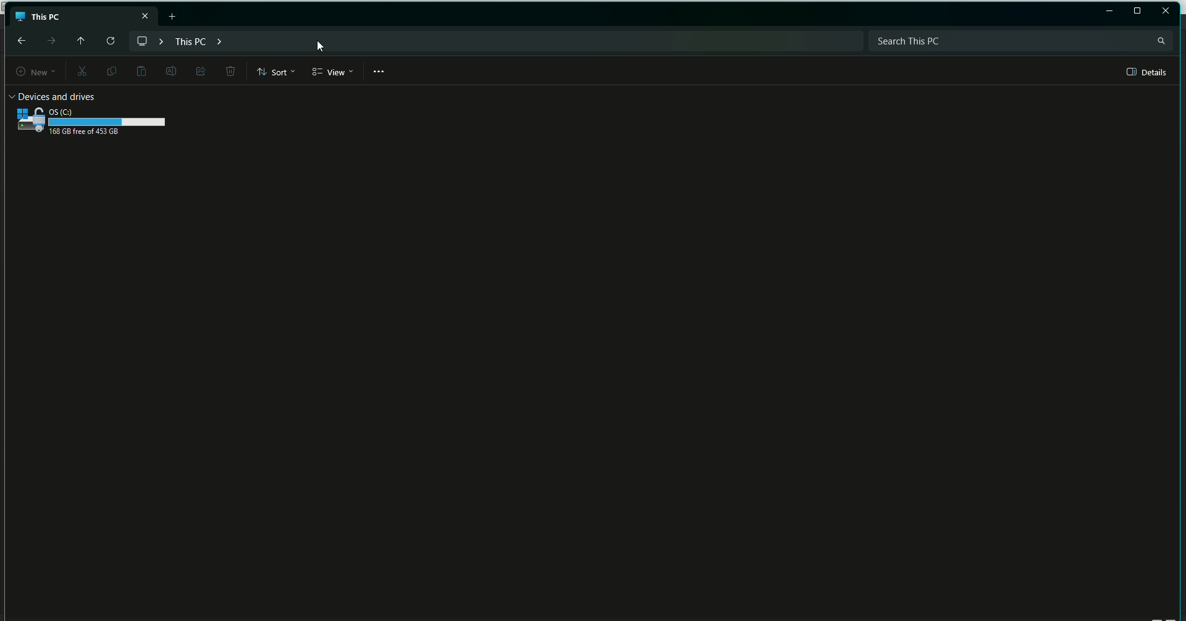 The height and width of the screenshot is (621, 1186). I want to click on New, so click(30, 72).